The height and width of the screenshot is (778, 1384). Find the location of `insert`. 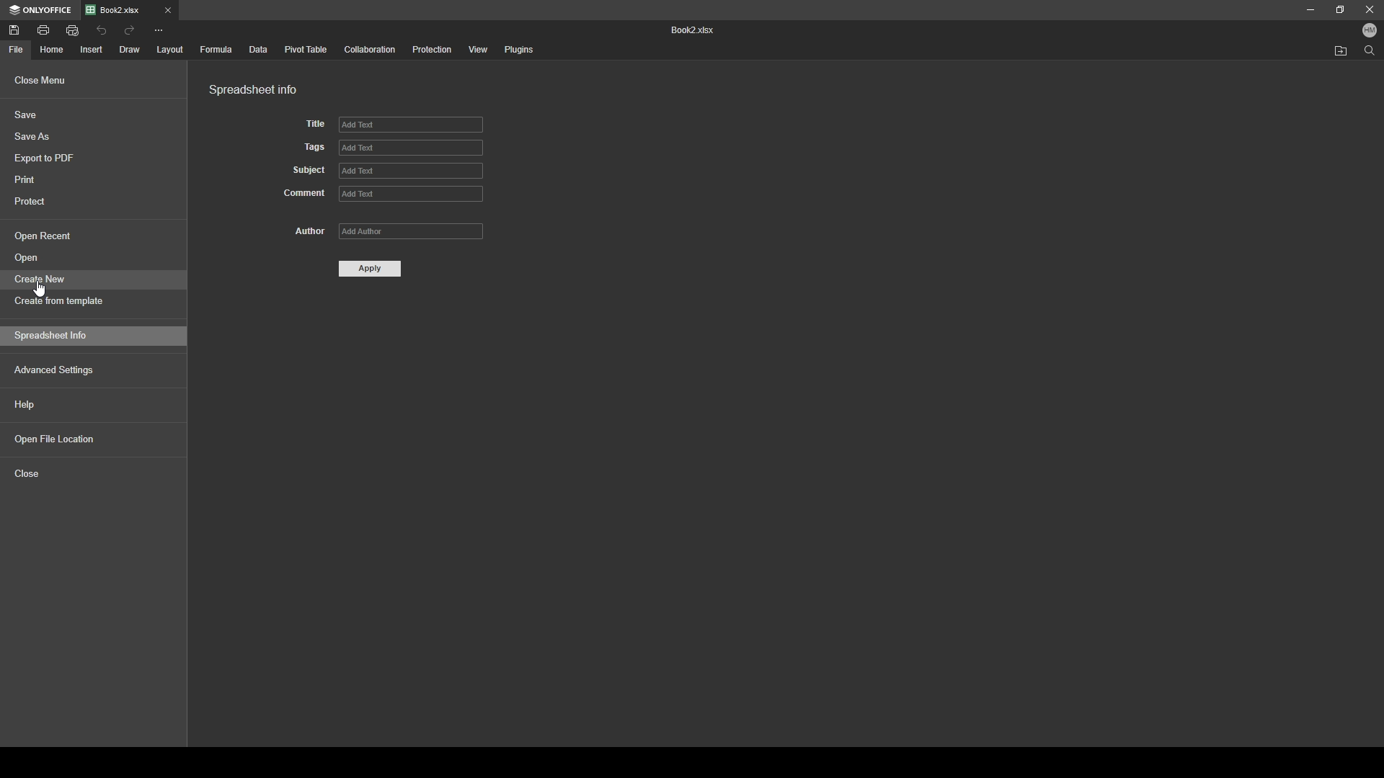

insert is located at coordinates (92, 50).